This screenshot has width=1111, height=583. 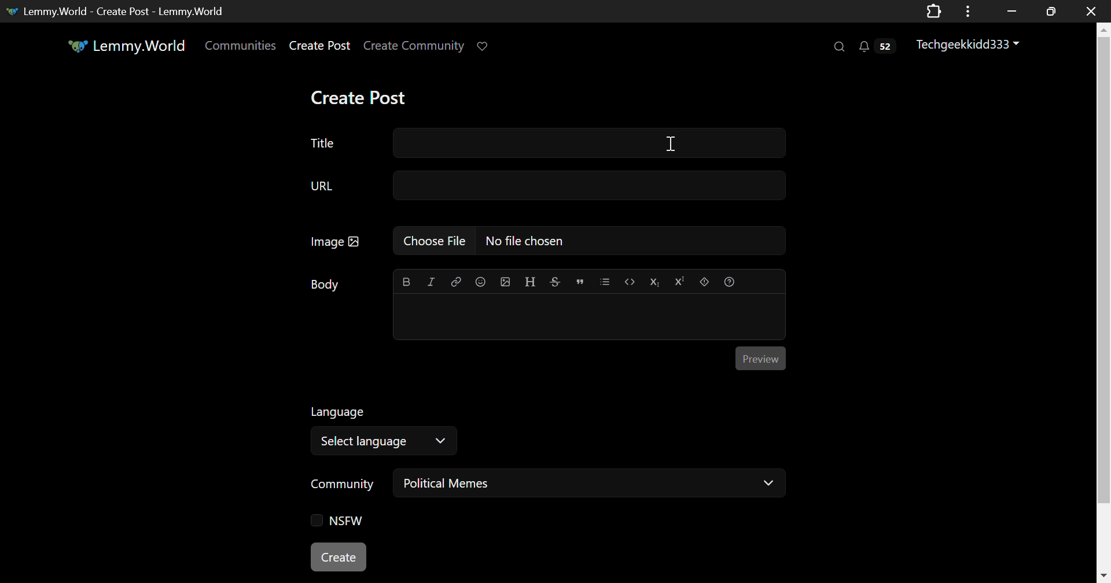 What do you see at coordinates (124, 11) in the screenshot?
I see `Lemmy.World - Create Post - Lemmy.World` at bounding box center [124, 11].